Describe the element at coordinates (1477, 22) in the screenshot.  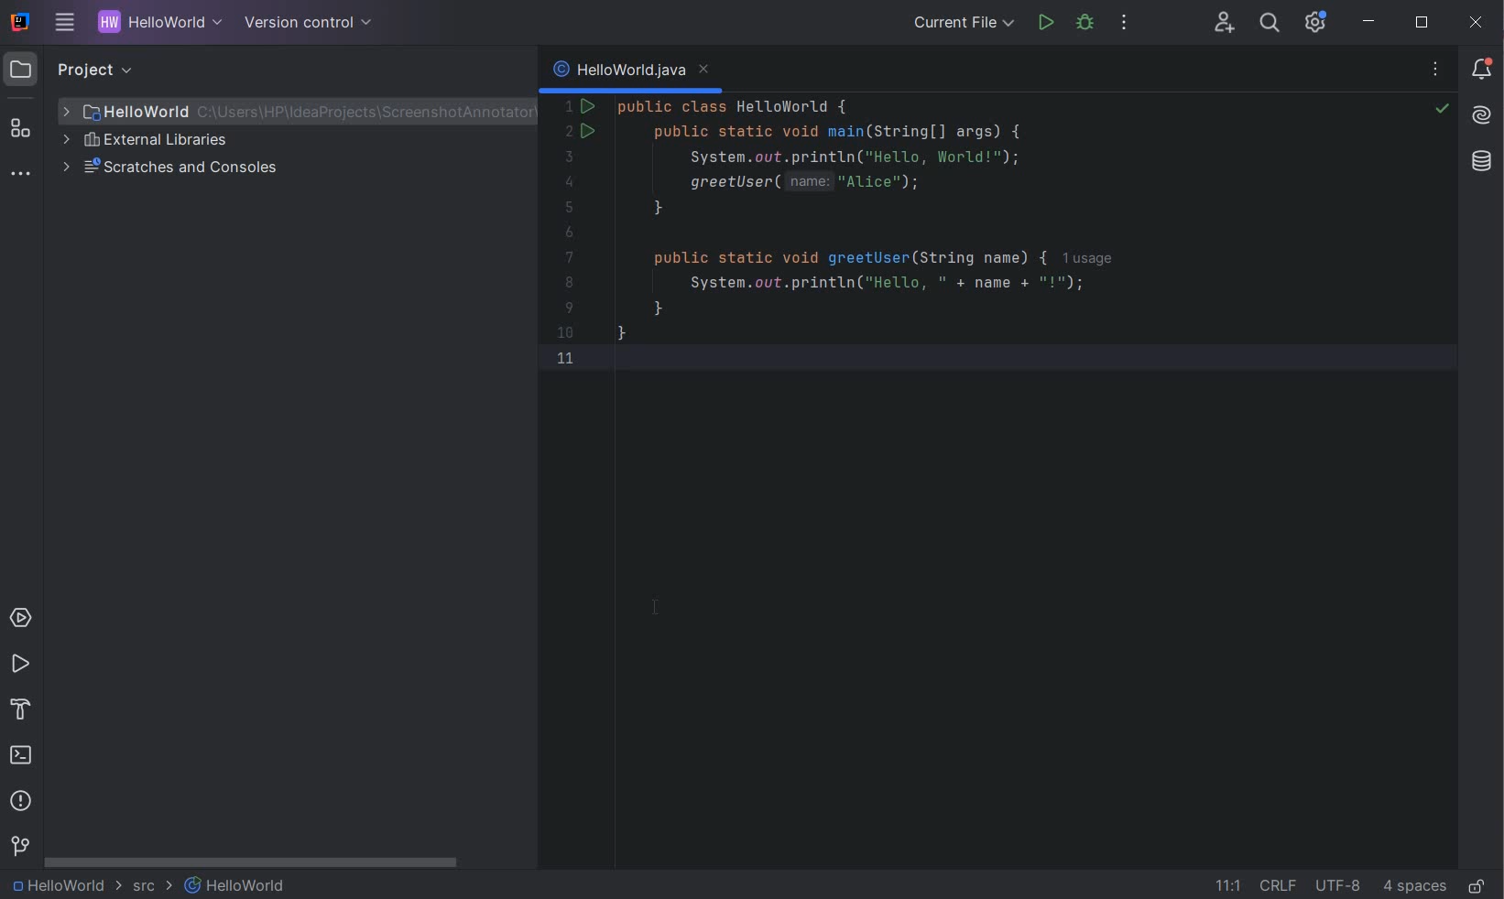
I see `CLOSE` at that location.